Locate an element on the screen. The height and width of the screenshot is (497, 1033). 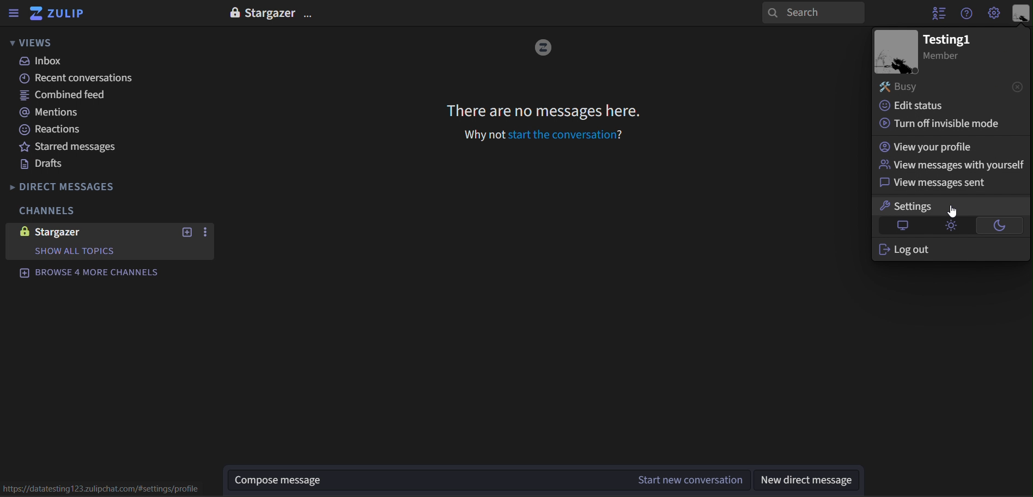
new topic is located at coordinates (188, 233).